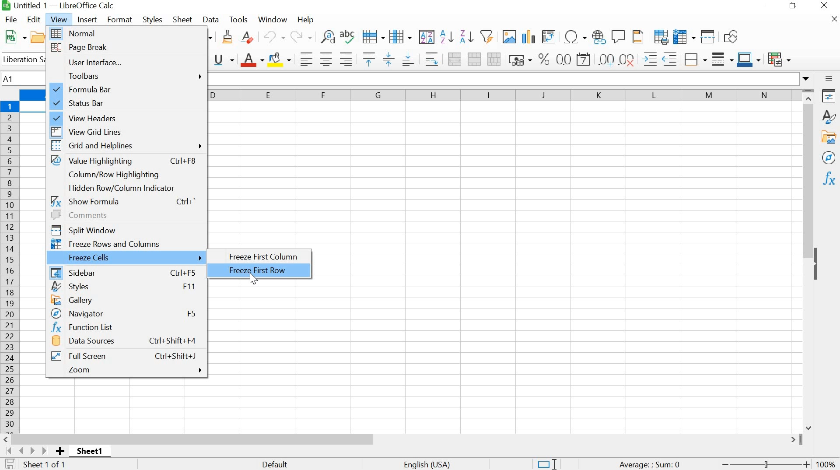  Describe the element at coordinates (126, 161) in the screenshot. I see `VALUE HIGHLIGHTING` at that location.